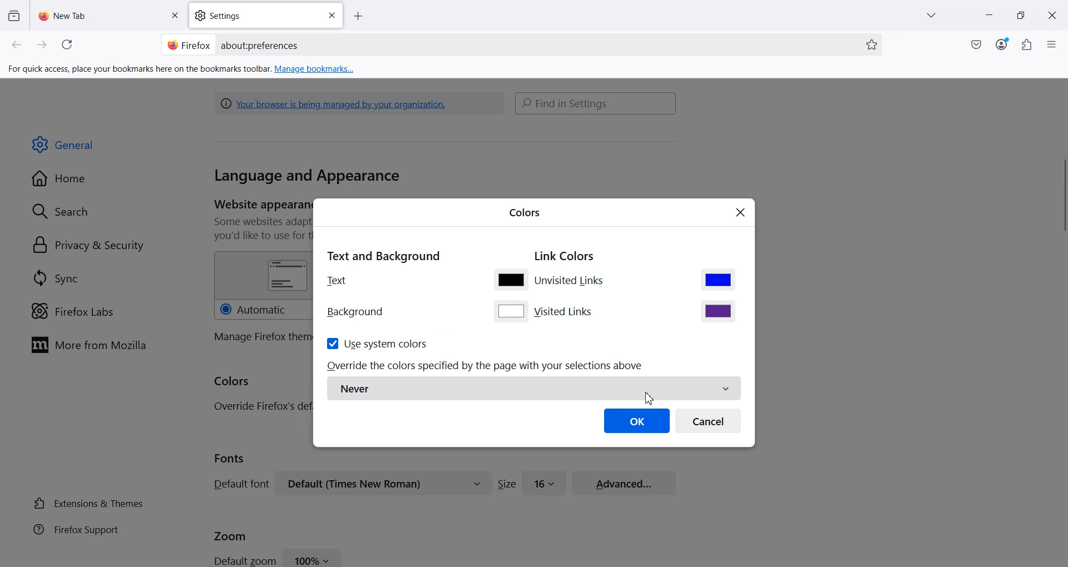 The height and width of the screenshot is (567, 1068). I want to click on @ Firefox Support, so click(76, 529).